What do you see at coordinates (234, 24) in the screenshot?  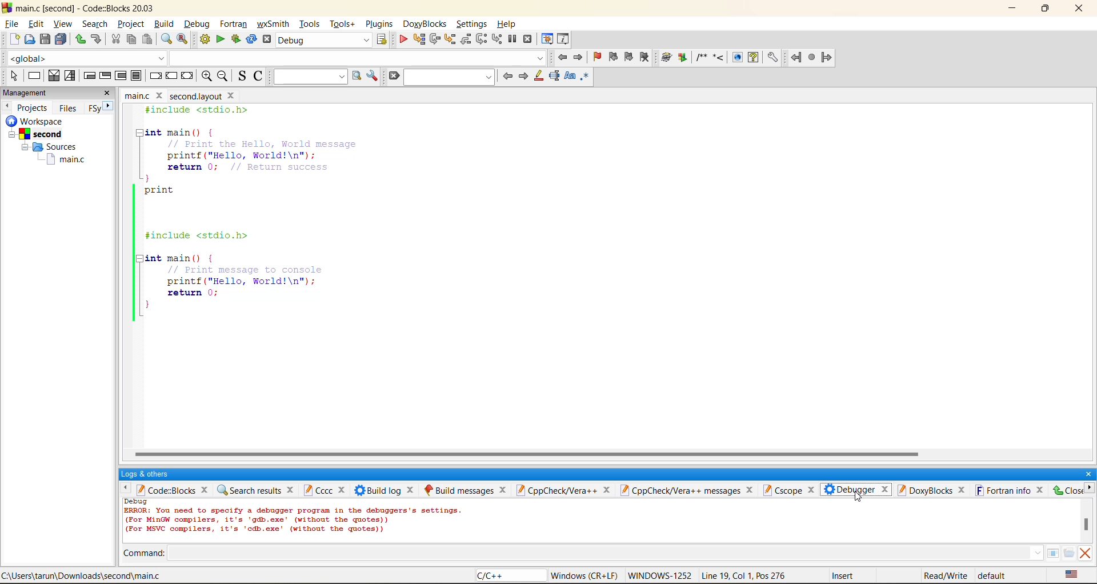 I see `fortran` at bounding box center [234, 24].